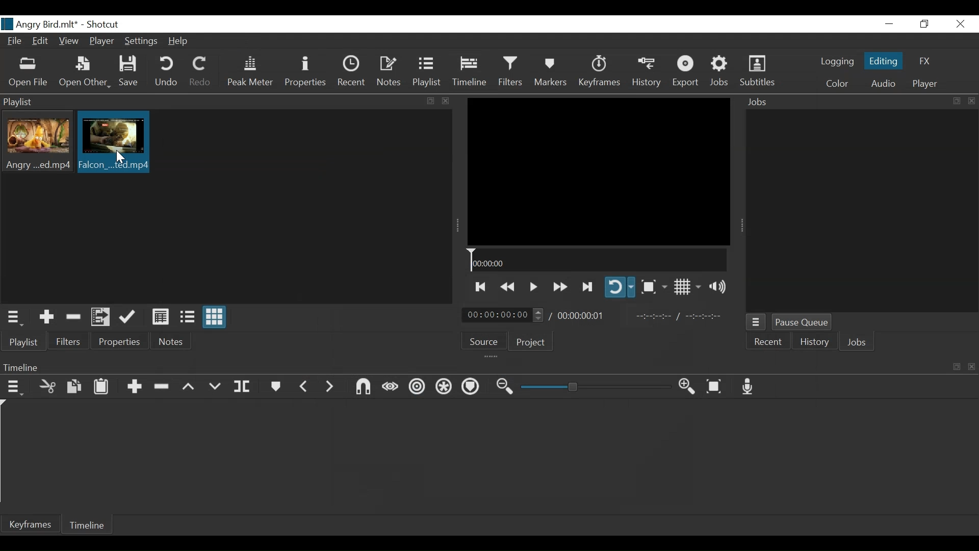 This screenshot has width=979, height=551. I want to click on Skip to the next point, so click(588, 287).